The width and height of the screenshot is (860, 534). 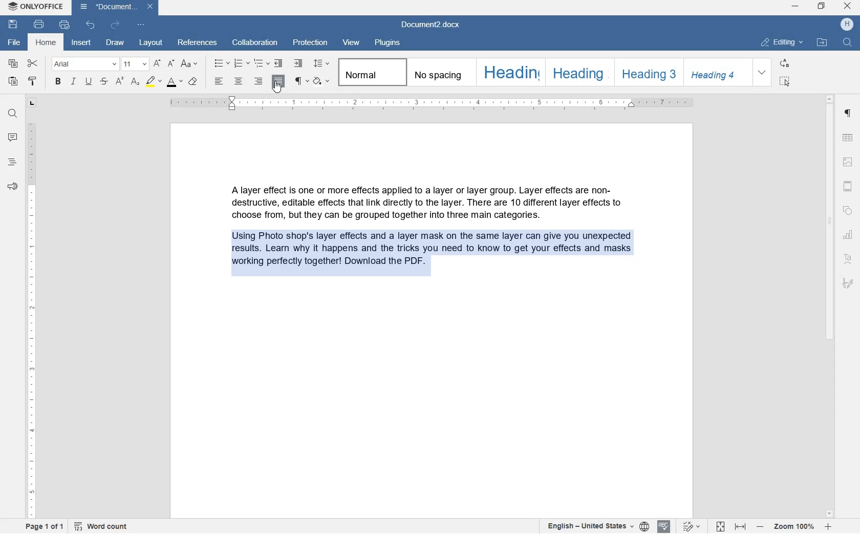 What do you see at coordinates (219, 82) in the screenshot?
I see `LEFT ALIGNMENT` at bounding box center [219, 82].